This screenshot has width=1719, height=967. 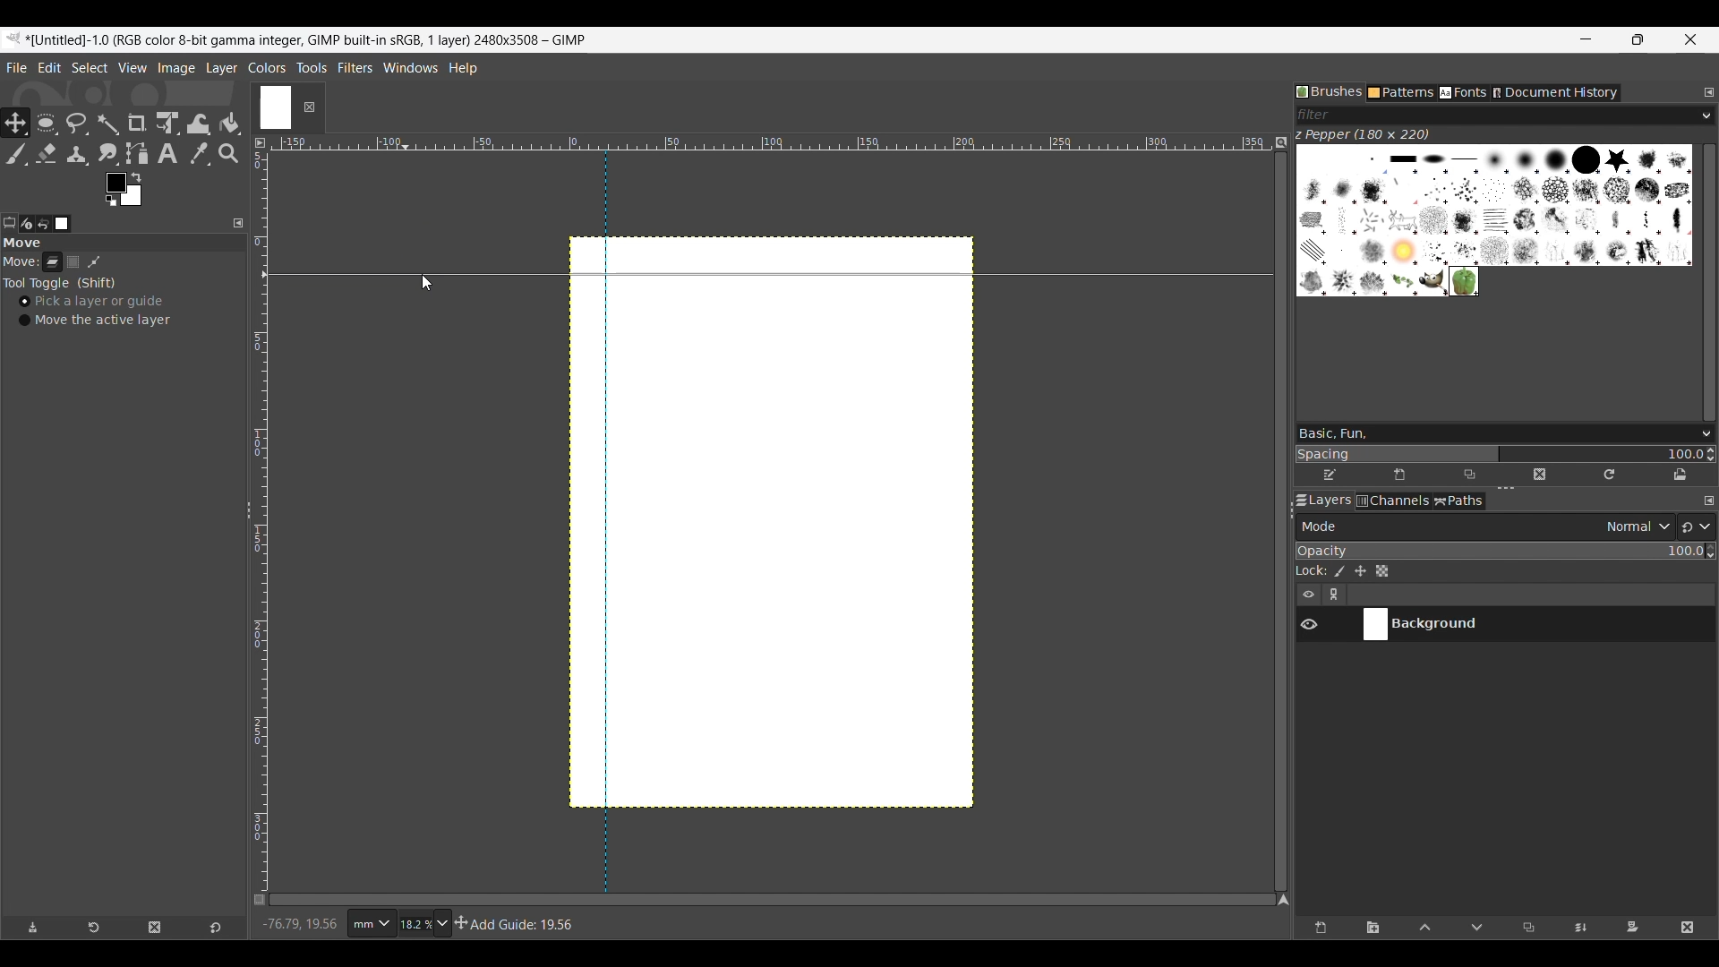 I want to click on Increase/Decrease spacing, so click(x=1711, y=455).